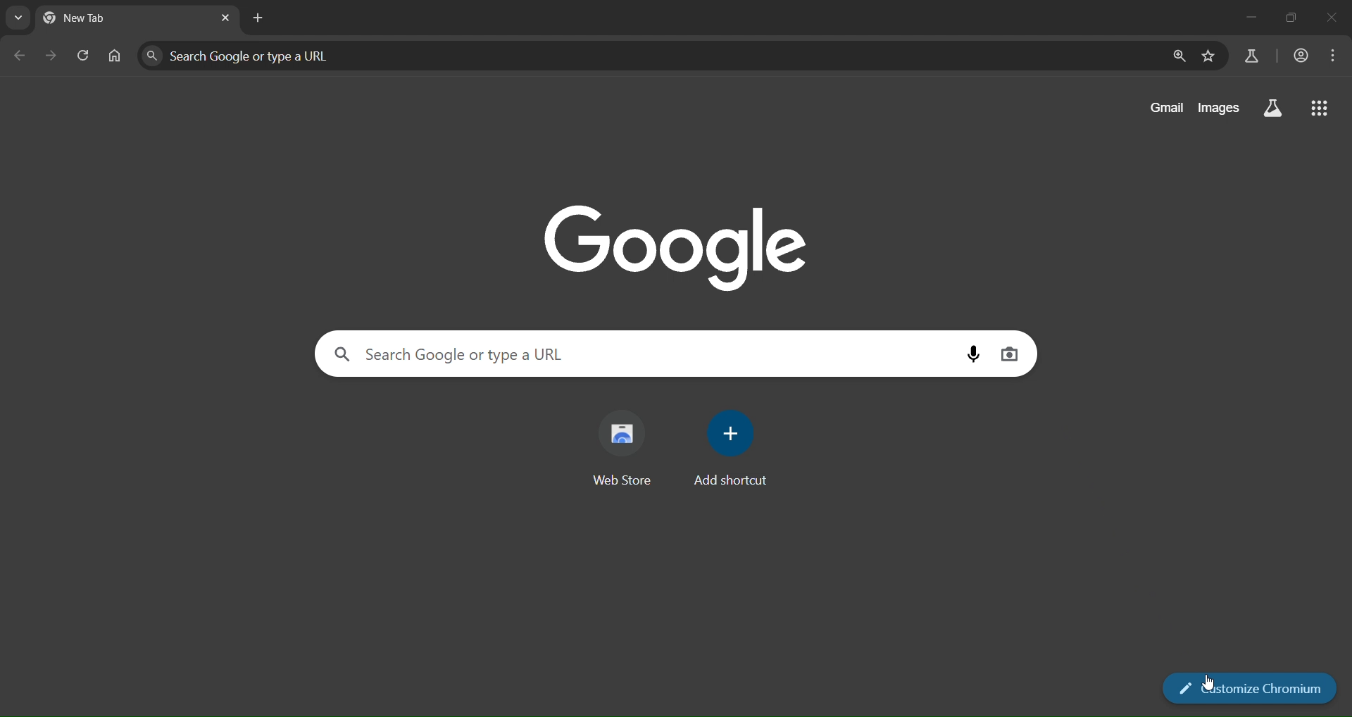 Image resolution: width=1352 pixels, height=717 pixels. What do you see at coordinates (1163, 107) in the screenshot?
I see `gmail` at bounding box center [1163, 107].